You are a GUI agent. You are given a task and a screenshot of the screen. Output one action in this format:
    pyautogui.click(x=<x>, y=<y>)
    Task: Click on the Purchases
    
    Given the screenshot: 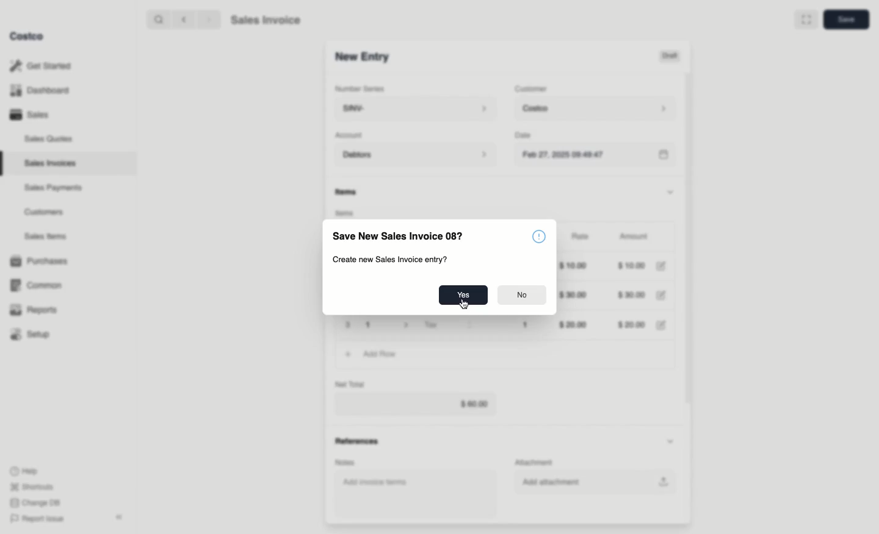 What is the action you would take?
    pyautogui.click(x=40, y=261)
    